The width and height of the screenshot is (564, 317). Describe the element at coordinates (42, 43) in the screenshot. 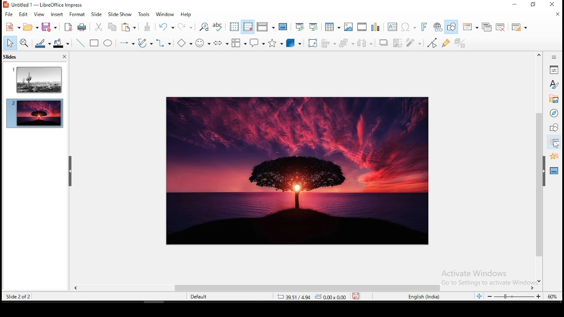

I see `line color` at that location.